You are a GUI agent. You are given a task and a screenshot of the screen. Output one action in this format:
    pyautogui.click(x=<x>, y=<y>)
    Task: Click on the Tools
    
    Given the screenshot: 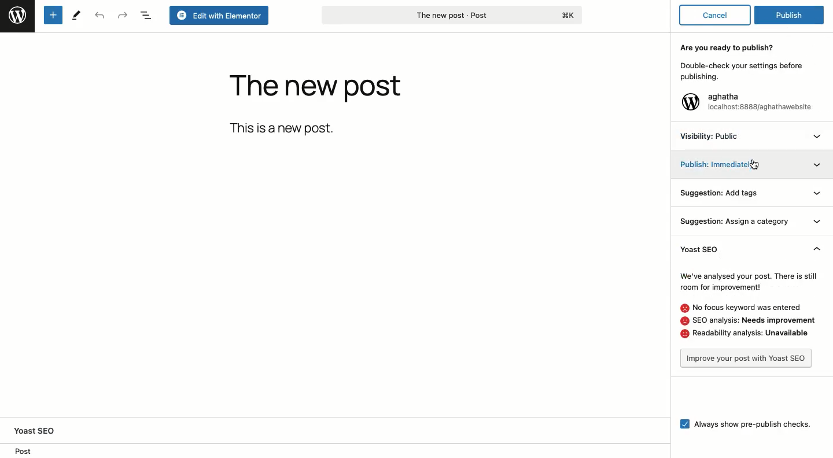 What is the action you would take?
    pyautogui.click(x=76, y=14)
    